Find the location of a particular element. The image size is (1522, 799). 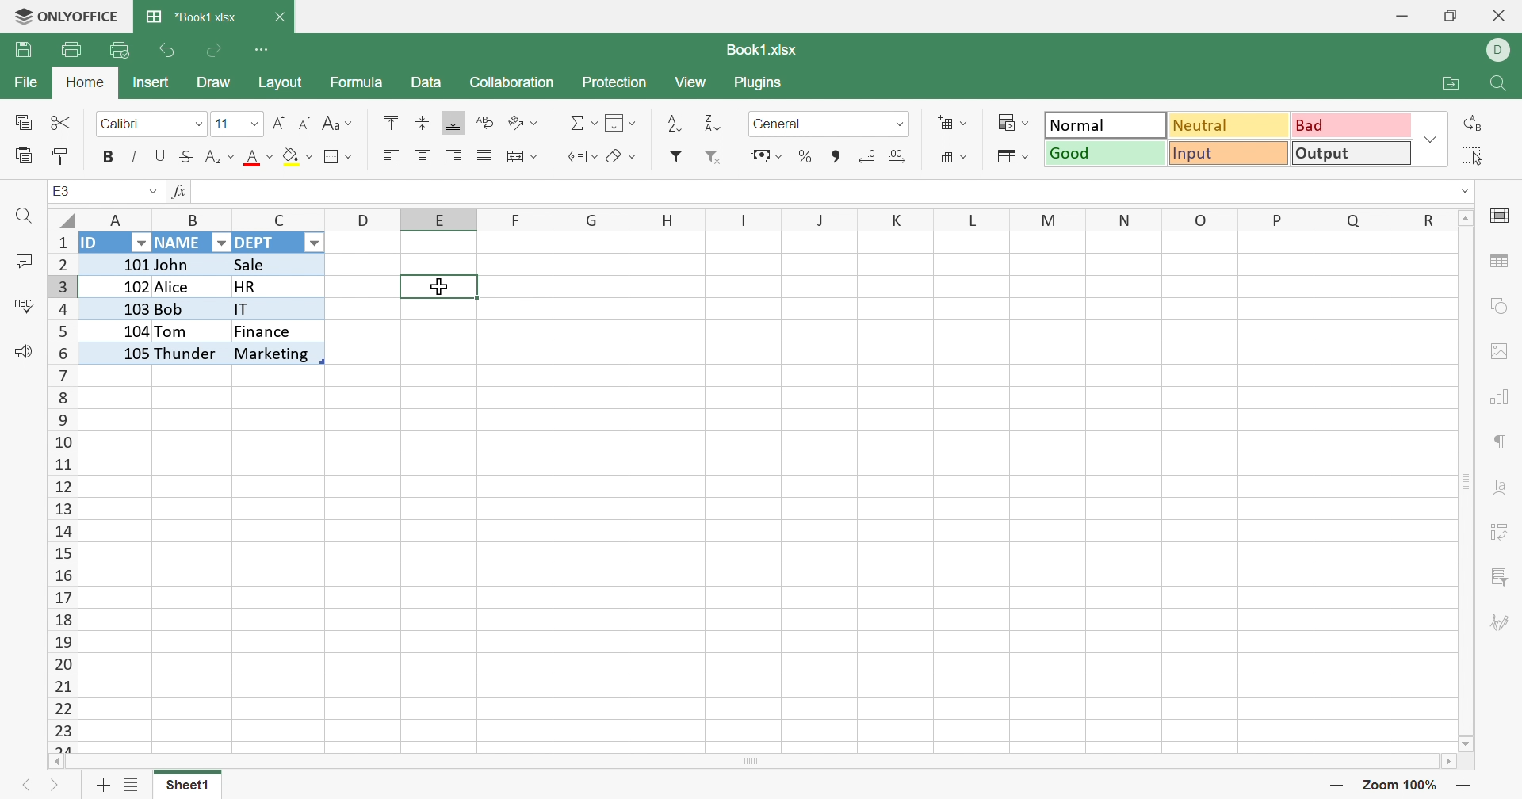

Increase decimal is located at coordinates (901, 157).